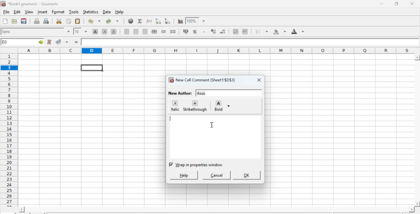 The image size is (420, 214). What do you see at coordinates (21, 209) in the screenshot?
I see `scroll left` at bounding box center [21, 209].